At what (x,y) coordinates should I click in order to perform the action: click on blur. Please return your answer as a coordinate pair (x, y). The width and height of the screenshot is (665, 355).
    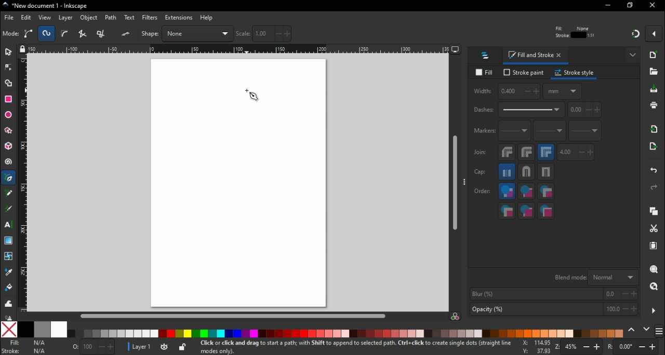
    Looking at the image, I should click on (554, 294).